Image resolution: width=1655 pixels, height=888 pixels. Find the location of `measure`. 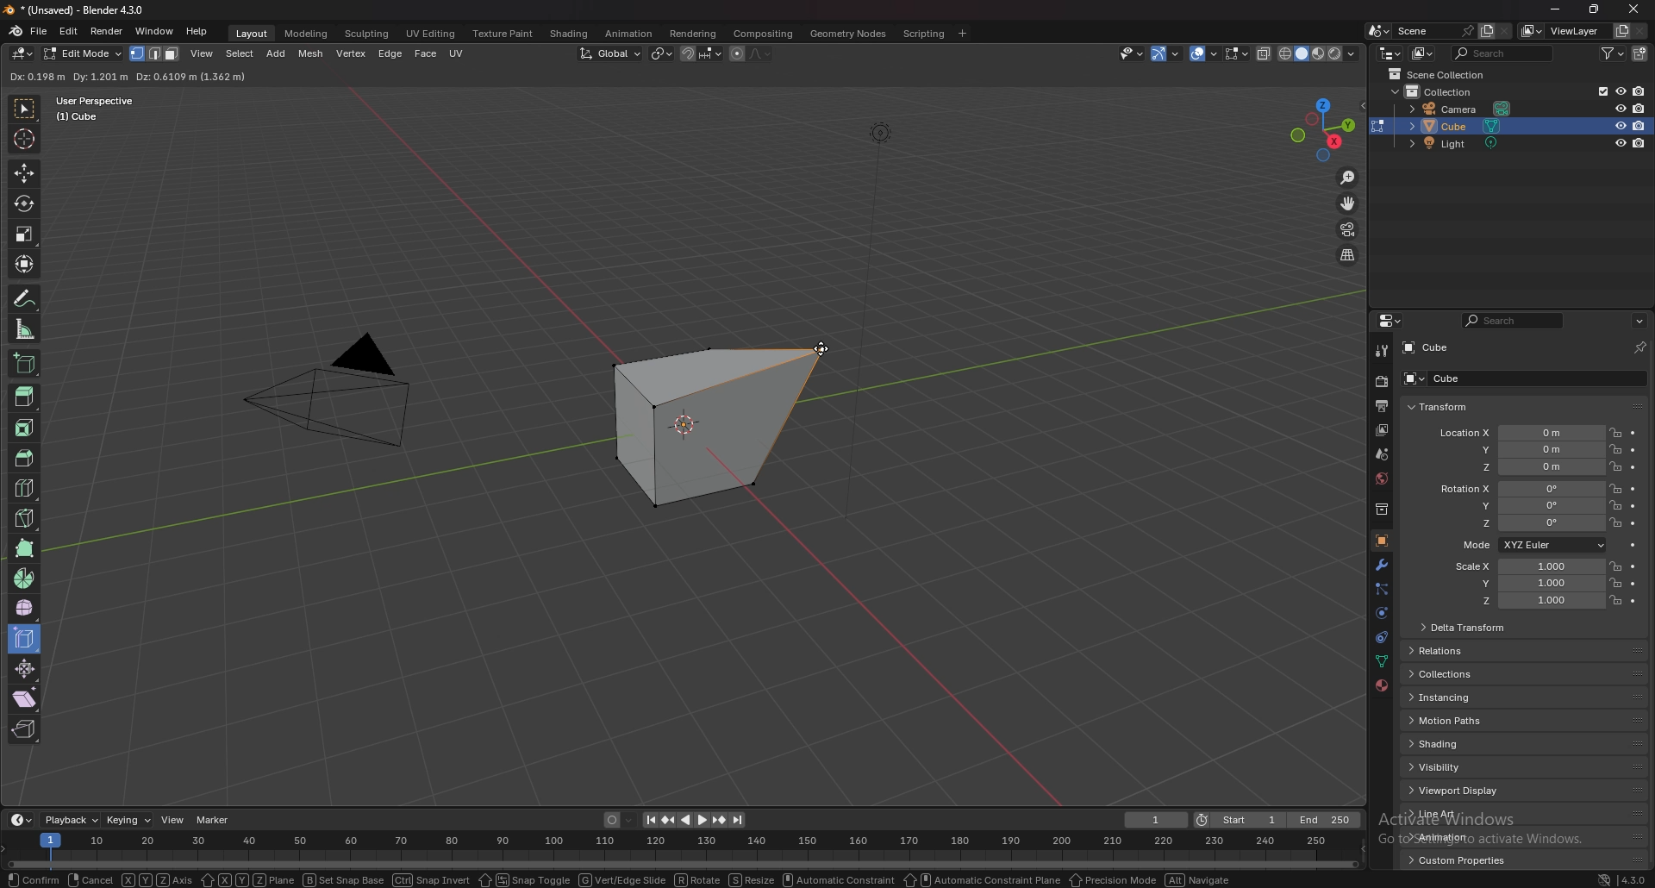

measure is located at coordinates (25, 329).